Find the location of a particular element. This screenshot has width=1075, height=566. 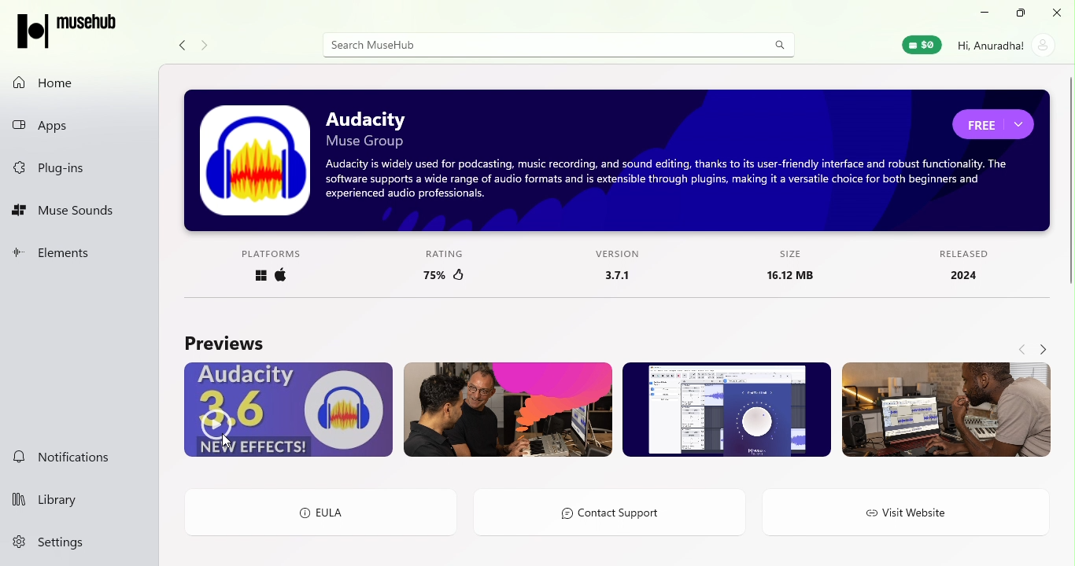

Preview is located at coordinates (946, 412).